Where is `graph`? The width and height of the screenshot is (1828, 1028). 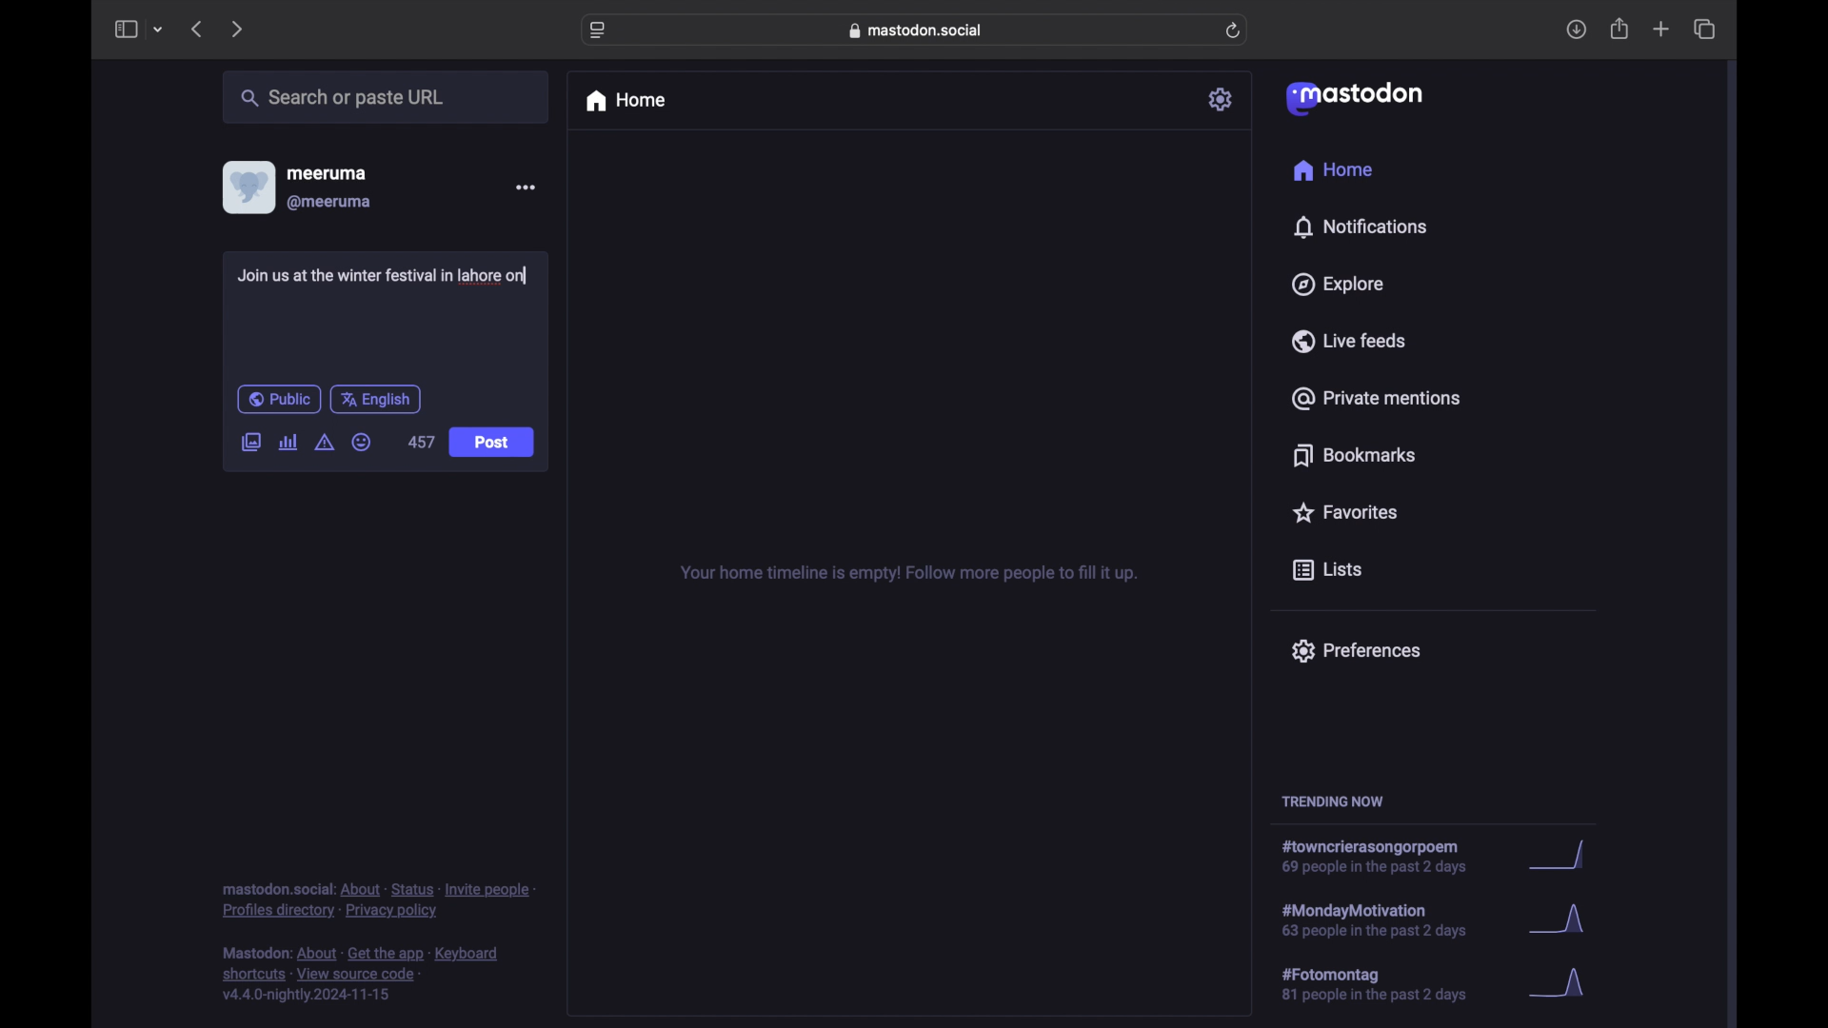
graph is located at coordinates (1563, 984).